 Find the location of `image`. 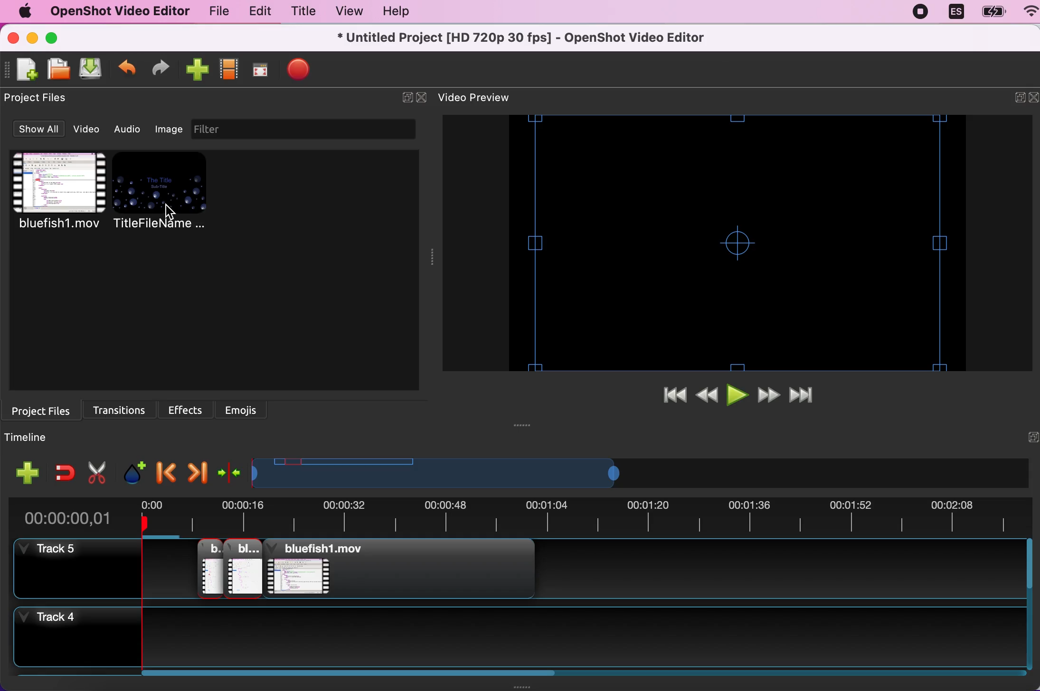

image is located at coordinates (169, 128).